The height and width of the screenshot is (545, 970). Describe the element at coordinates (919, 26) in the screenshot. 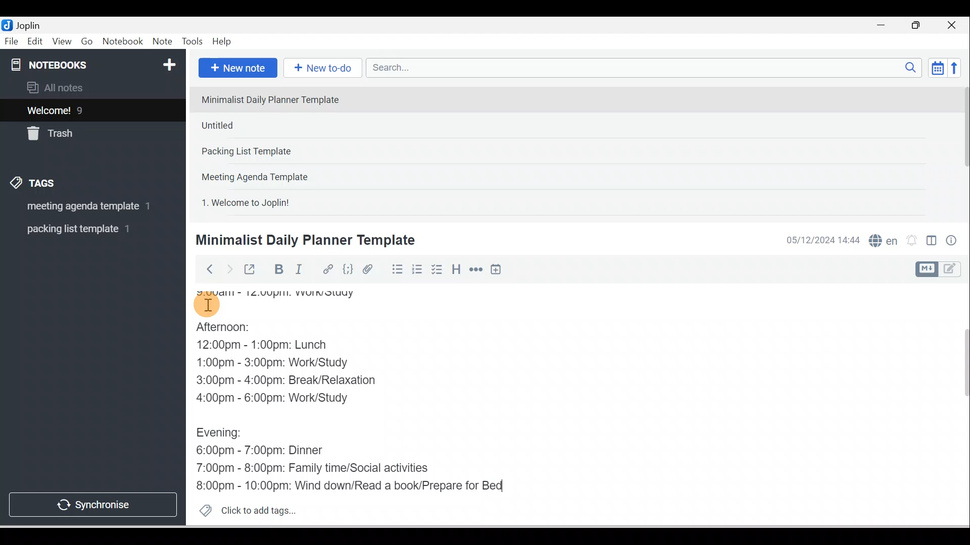

I see `Maximise` at that location.